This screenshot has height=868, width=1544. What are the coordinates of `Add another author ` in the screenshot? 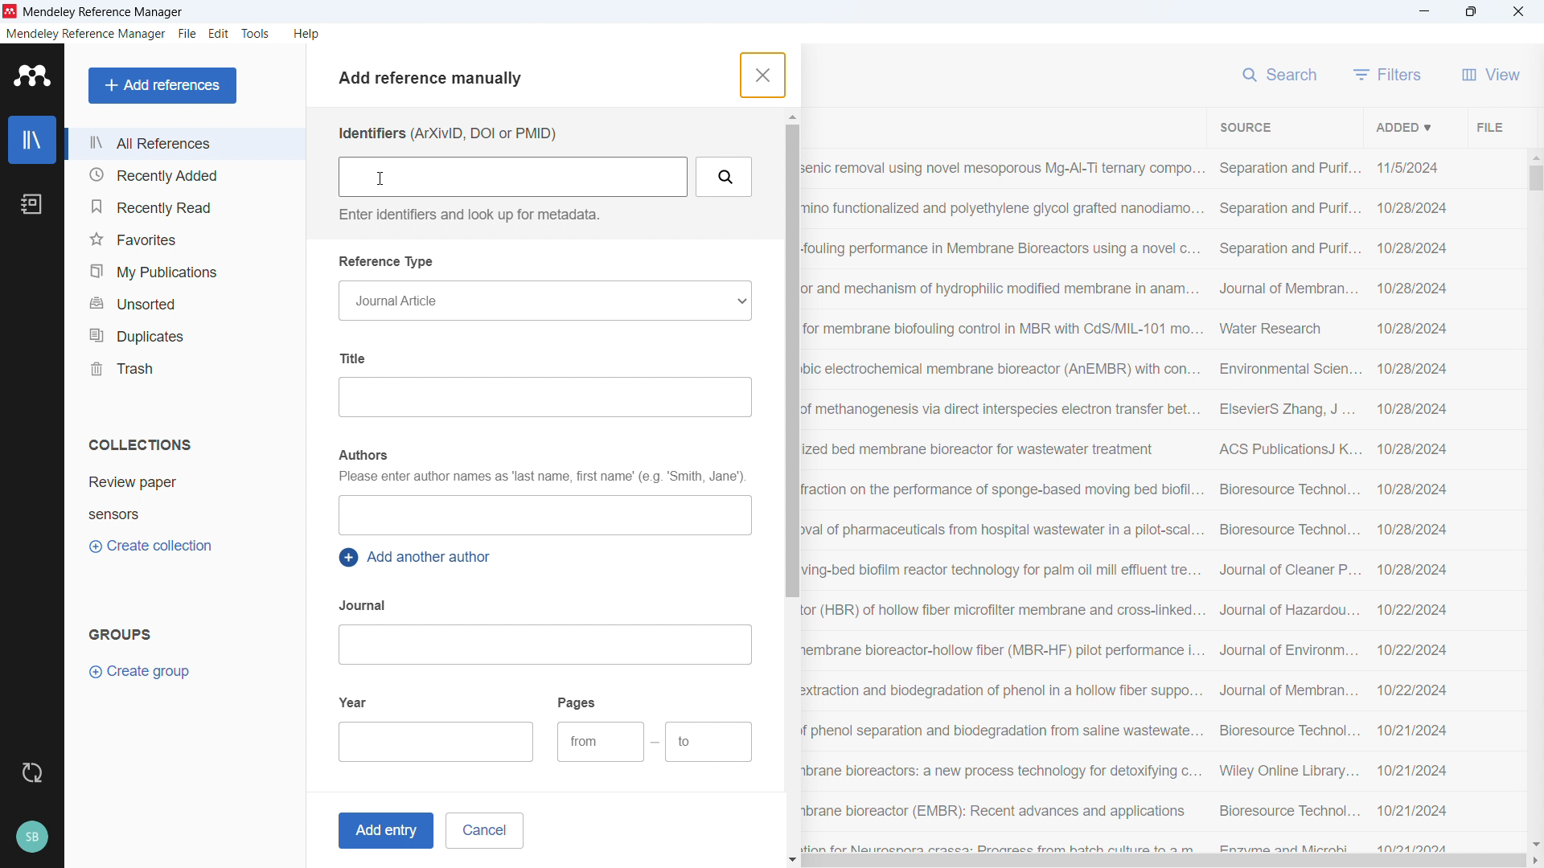 It's located at (418, 558).